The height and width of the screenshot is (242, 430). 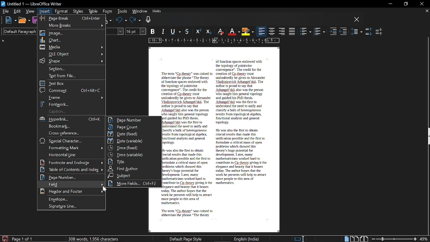 I want to click on bookmark, so click(x=72, y=126).